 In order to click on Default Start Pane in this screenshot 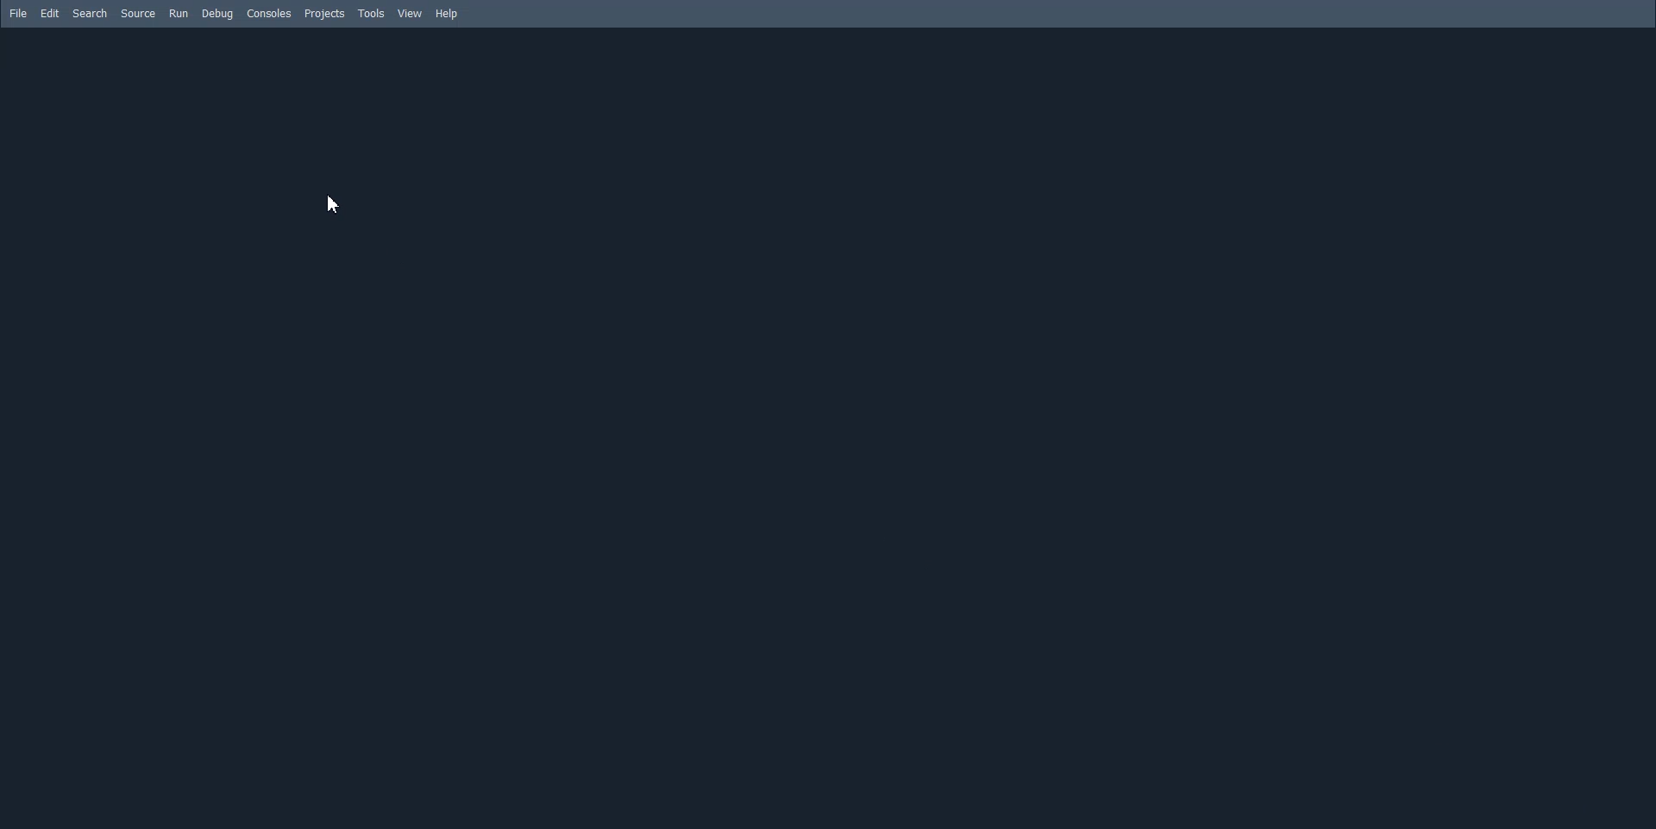, I will do `click(824, 428)`.